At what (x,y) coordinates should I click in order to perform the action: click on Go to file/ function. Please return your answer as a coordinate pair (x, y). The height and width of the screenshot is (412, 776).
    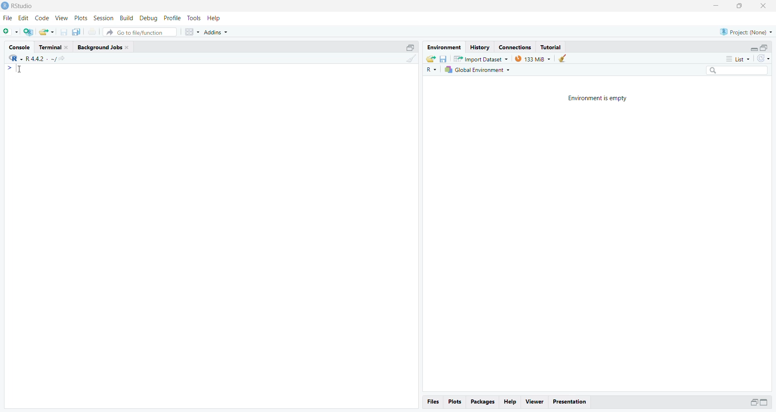
    Looking at the image, I should click on (139, 33).